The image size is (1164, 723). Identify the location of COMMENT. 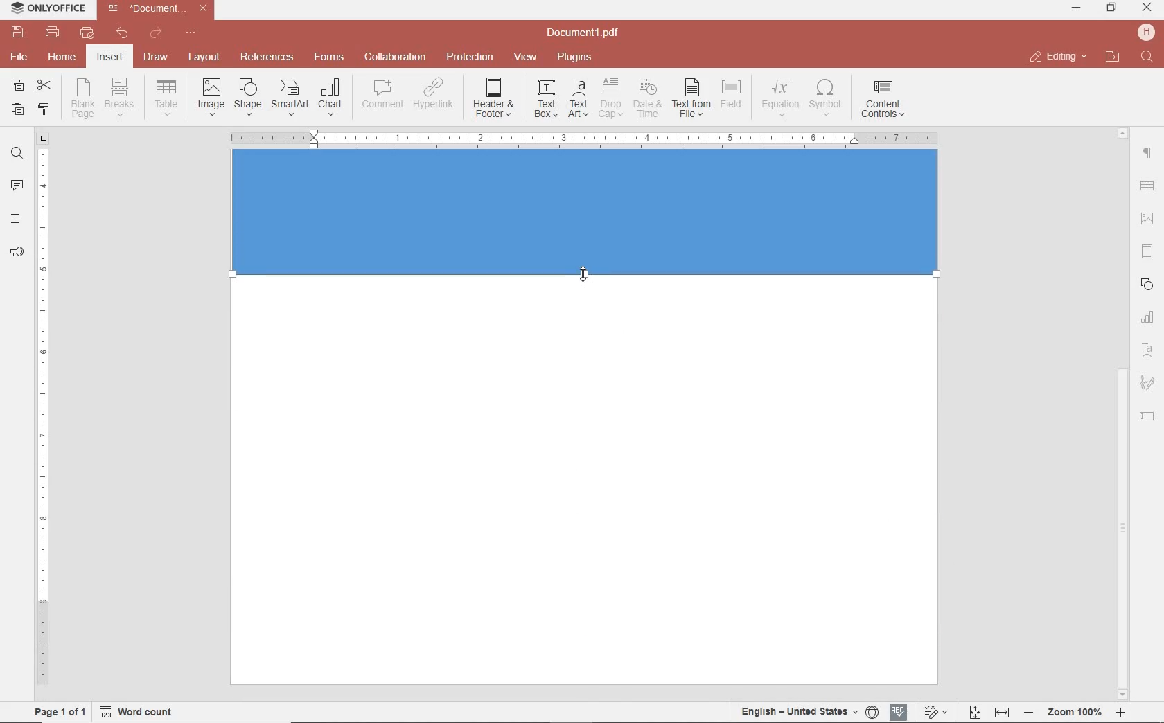
(384, 94).